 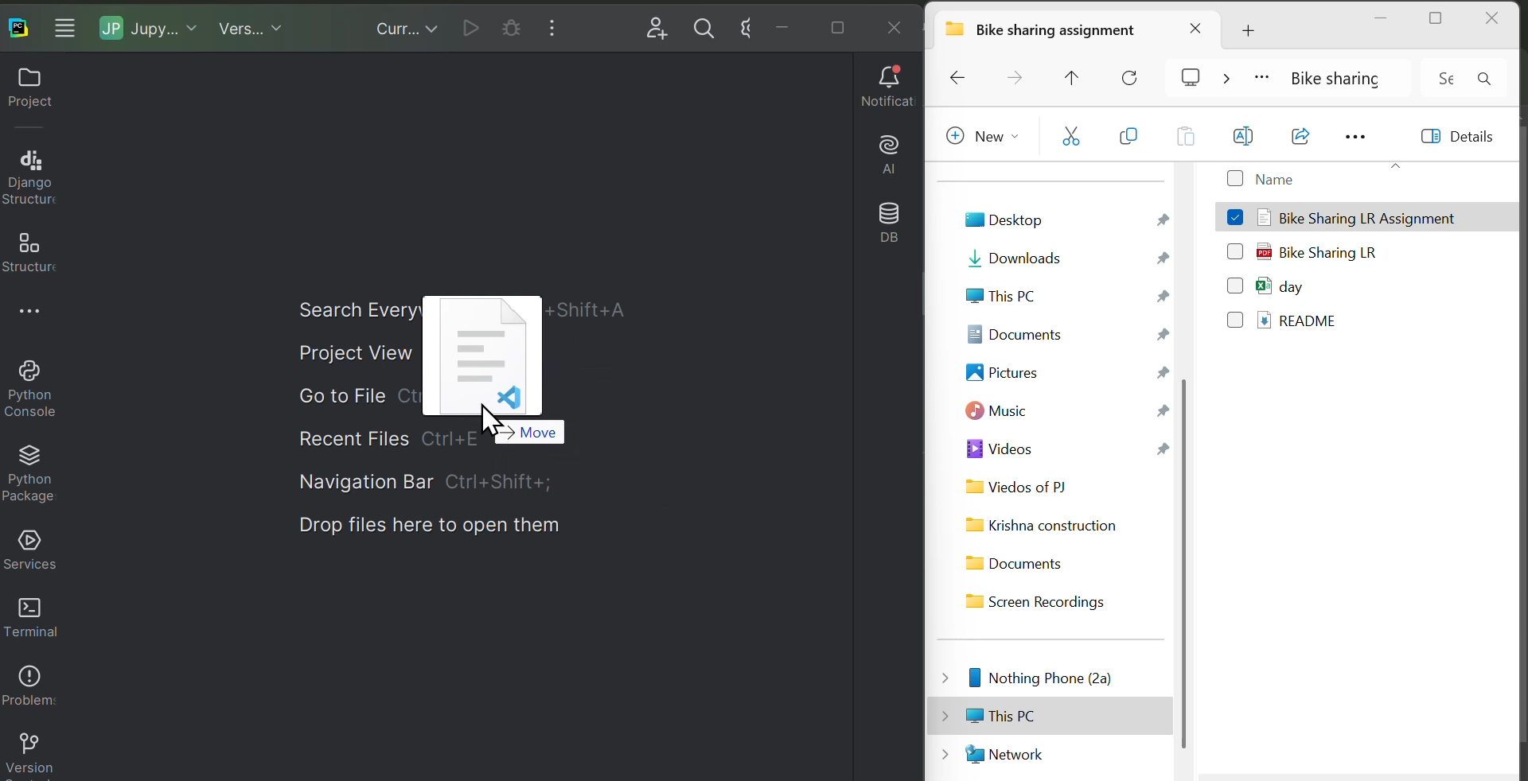 I want to click on minimise, so click(x=1382, y=19).